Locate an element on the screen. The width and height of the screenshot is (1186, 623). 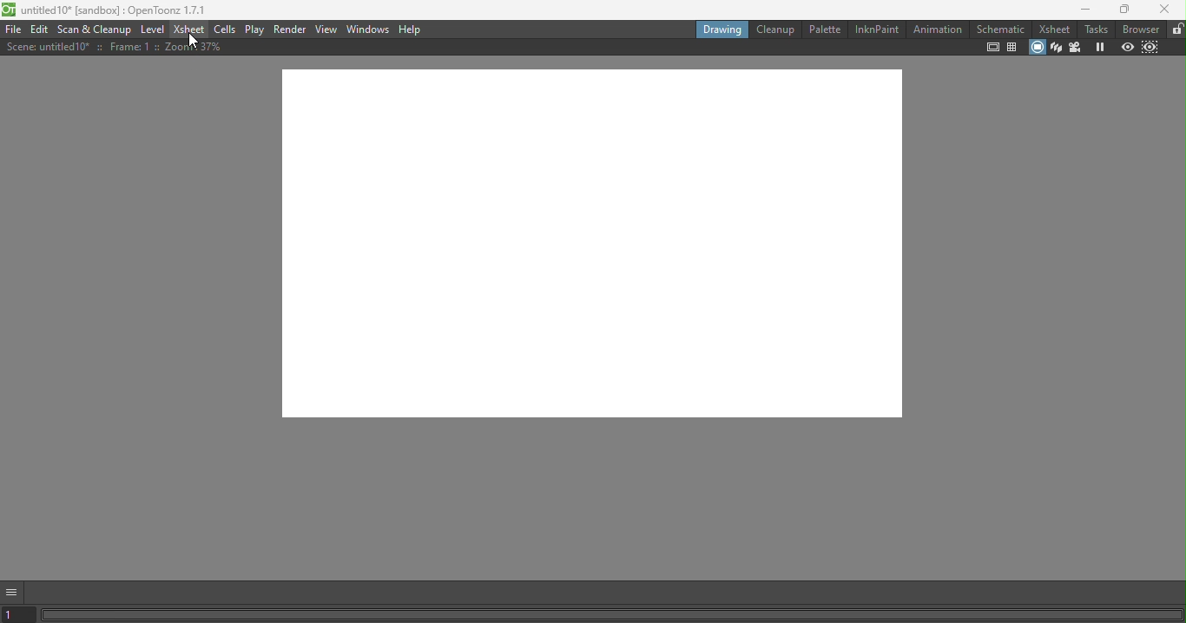
Windows is located at coordinates (366, 30).